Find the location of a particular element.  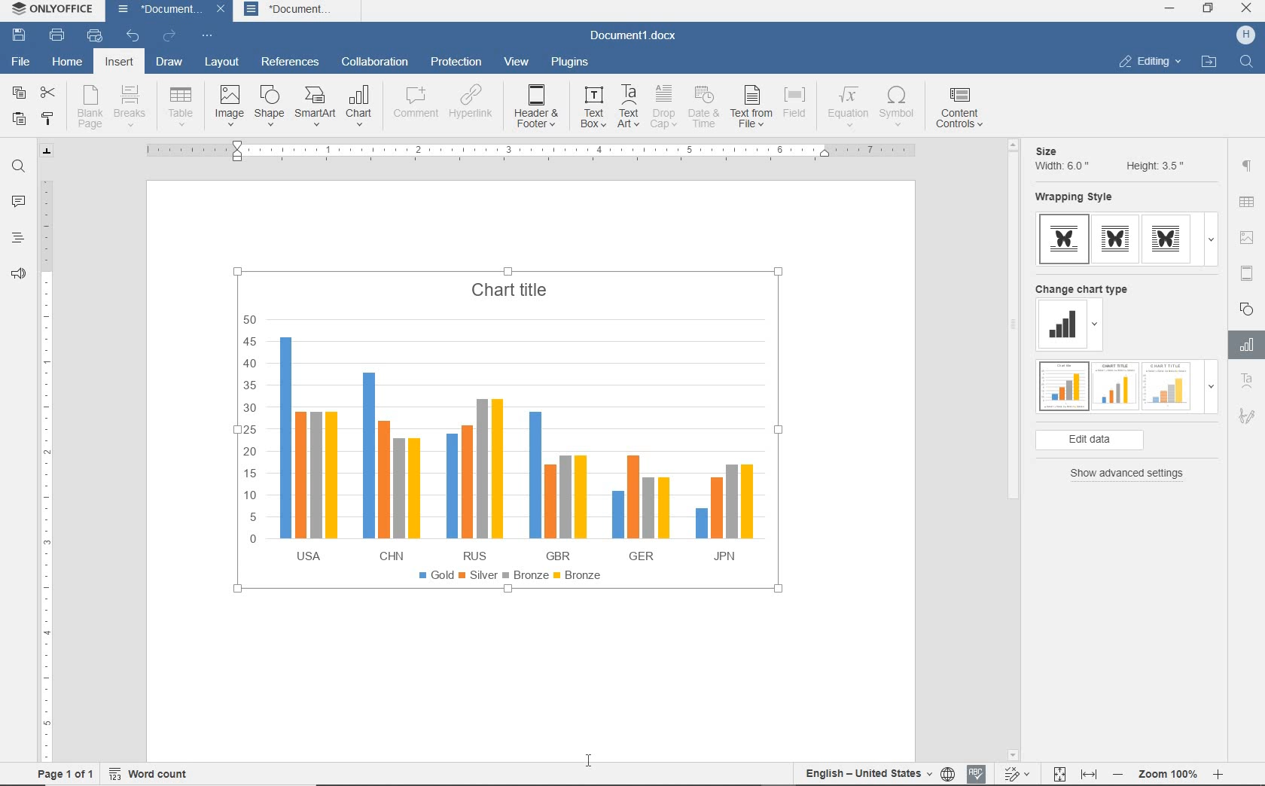

copy is located at coordinates (18, 93).